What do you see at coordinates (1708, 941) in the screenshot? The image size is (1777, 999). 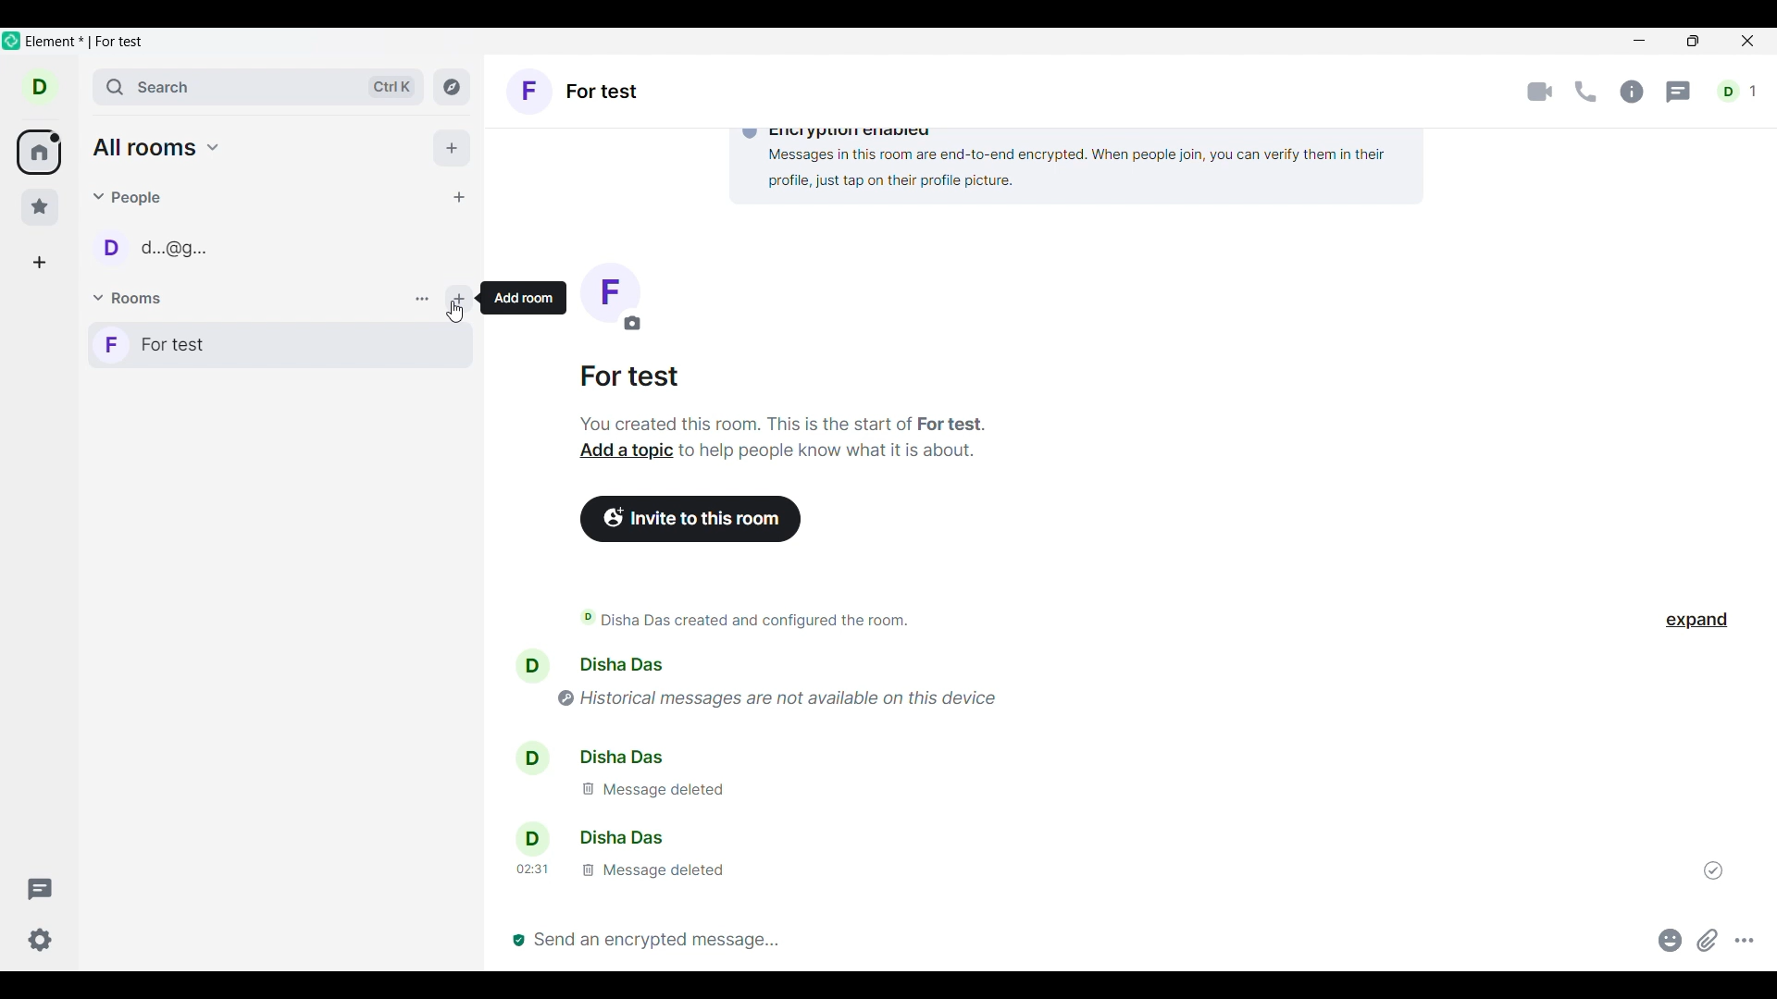 I see `Attachement` at bounding box center [1708, 941].